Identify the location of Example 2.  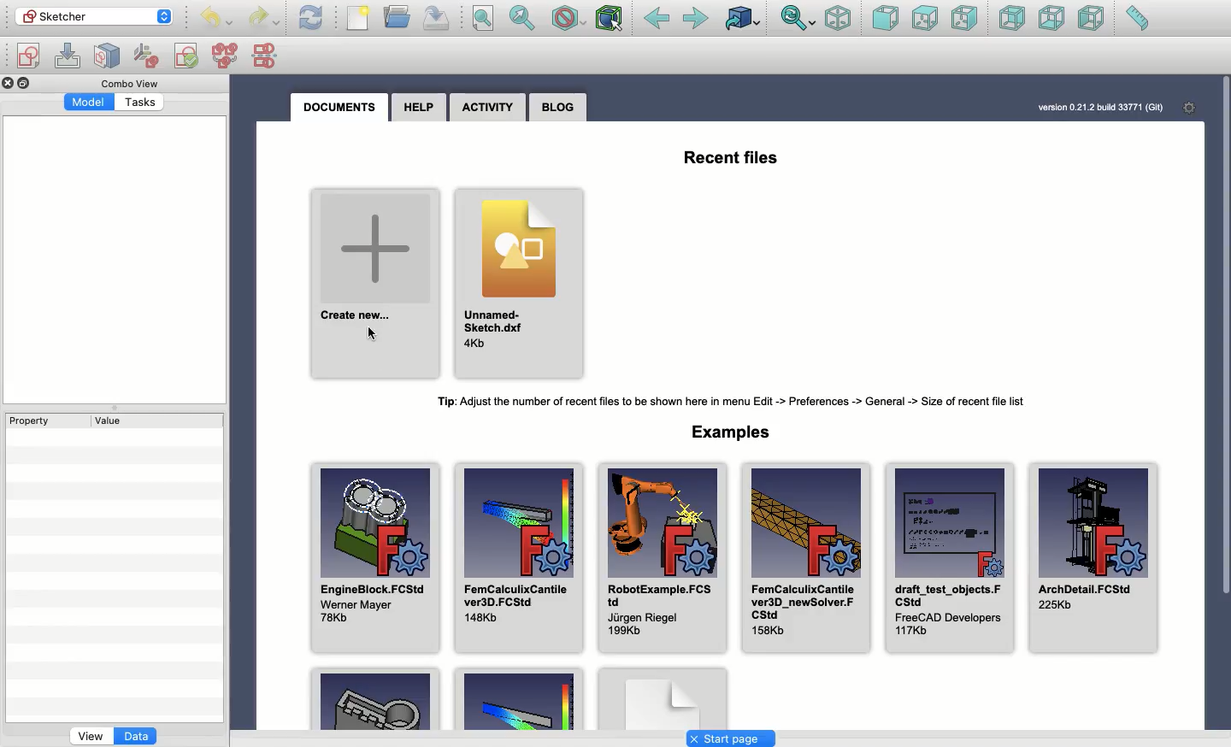
(518, 697).